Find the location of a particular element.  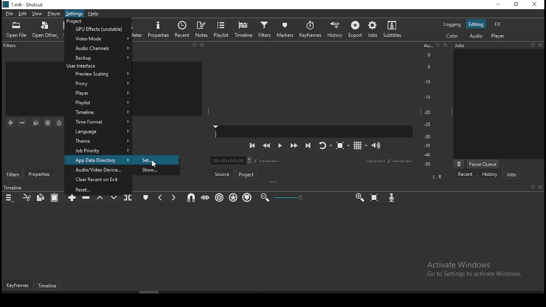

player is located at coordinates (99, 93).